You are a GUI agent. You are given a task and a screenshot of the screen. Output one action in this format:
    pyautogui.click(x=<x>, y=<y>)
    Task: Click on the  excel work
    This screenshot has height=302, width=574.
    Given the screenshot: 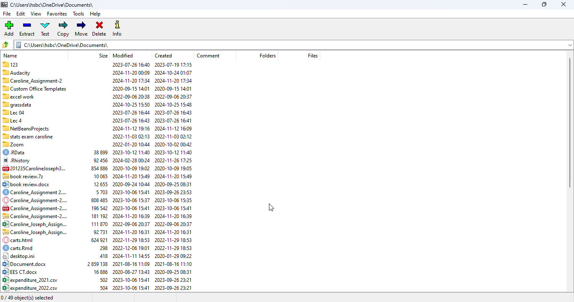 What is the action you would take?
    pyautogui.click(x=19, y=96)
    